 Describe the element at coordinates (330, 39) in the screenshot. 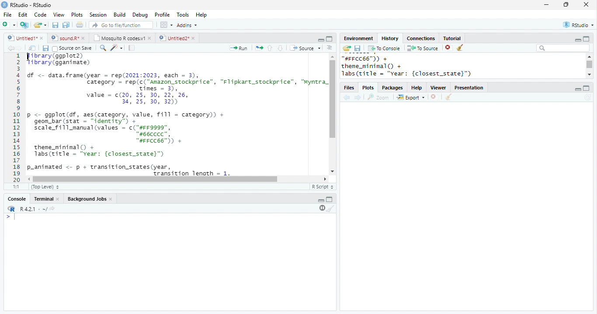

I see `Maximize` at that location.